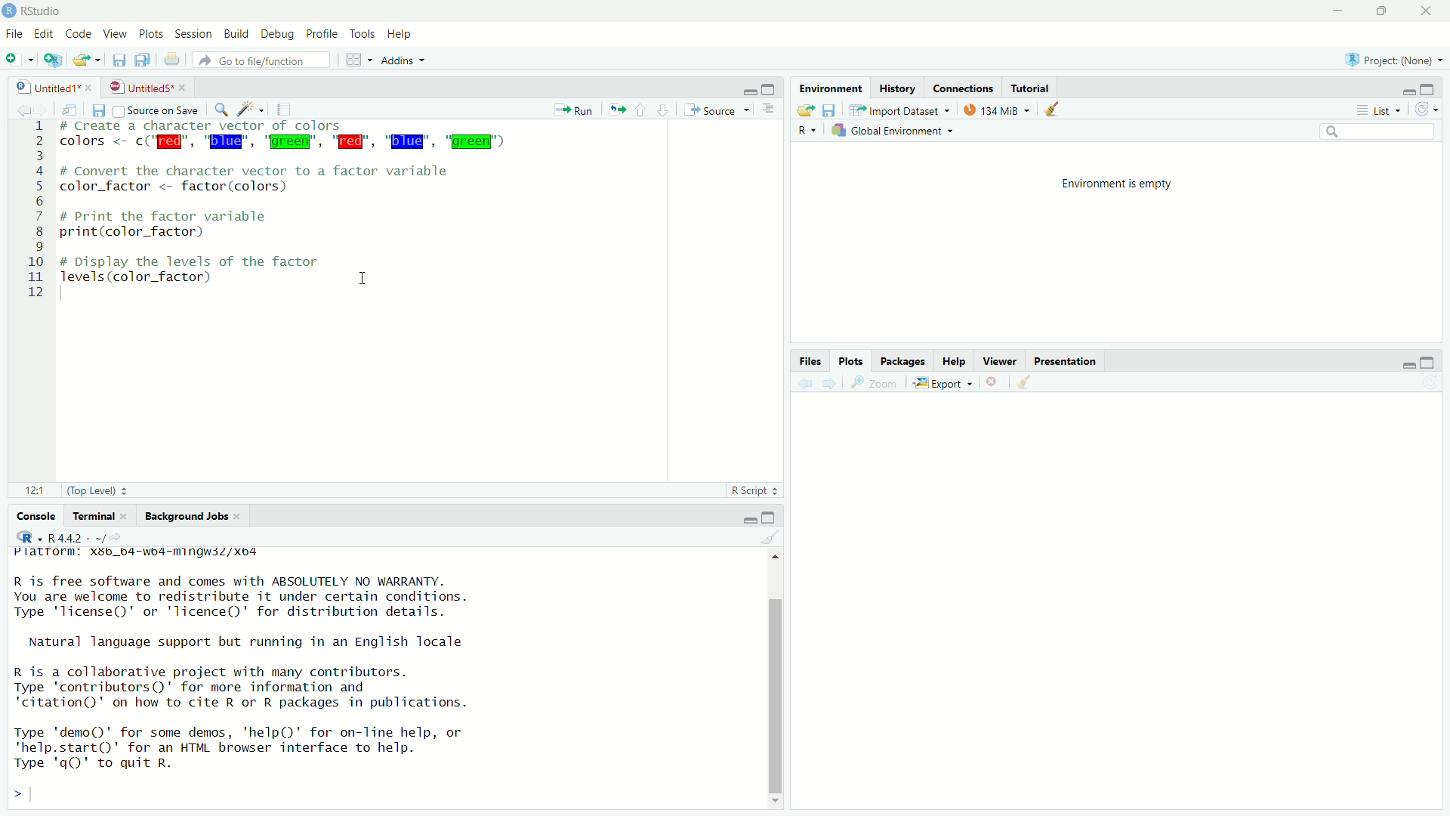 This screenshot has height=816, width=1450. I want to click on new file, so click(19, 59).